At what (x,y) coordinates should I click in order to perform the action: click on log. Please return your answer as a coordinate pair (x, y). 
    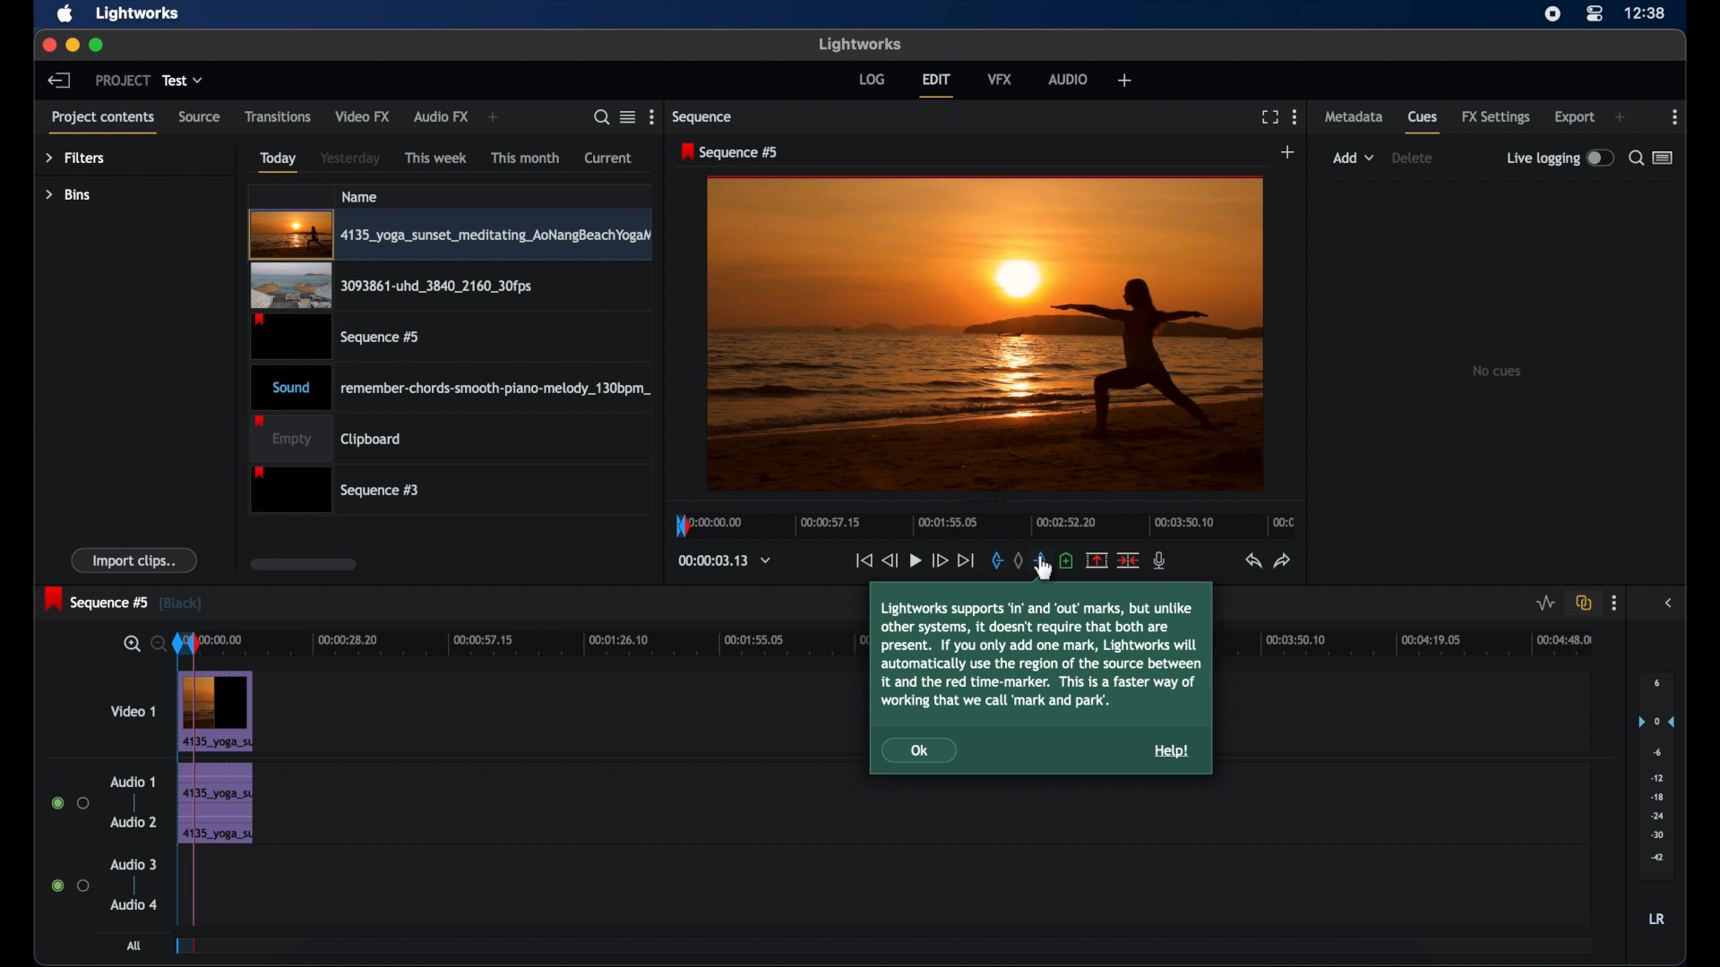
    Looking at the image, I should click on (872, 79).